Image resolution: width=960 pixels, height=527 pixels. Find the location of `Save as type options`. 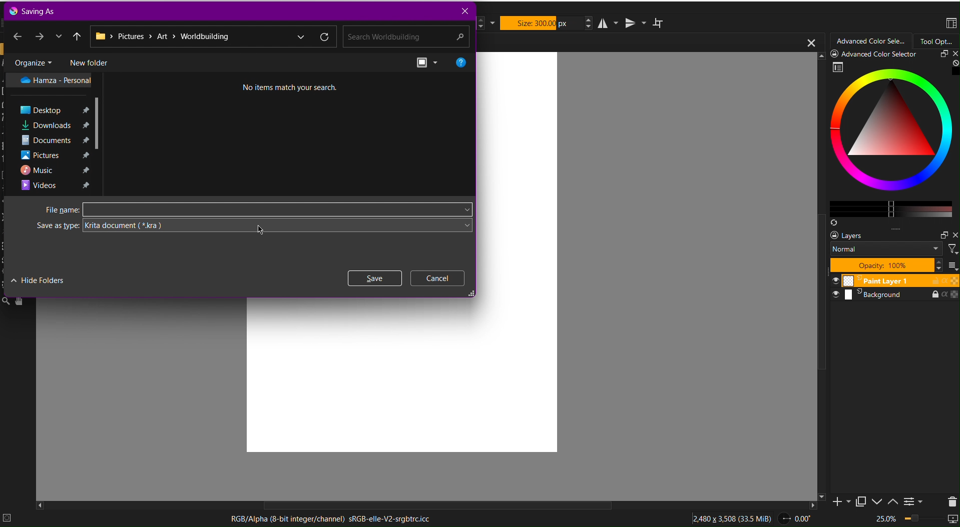

Save as type options is located at coordinates (279, 227).